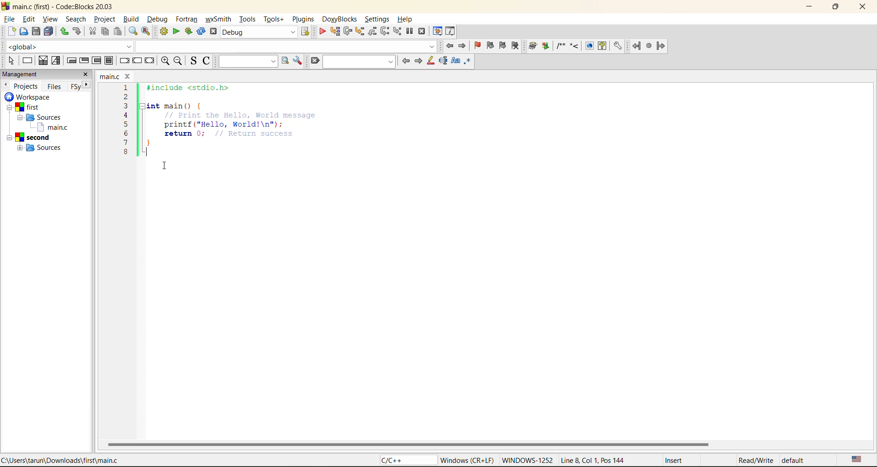 This screenshot has width=877, height=467. Describe the element at coordinates (406, 19) in the screenshot. I see `help` at that location.